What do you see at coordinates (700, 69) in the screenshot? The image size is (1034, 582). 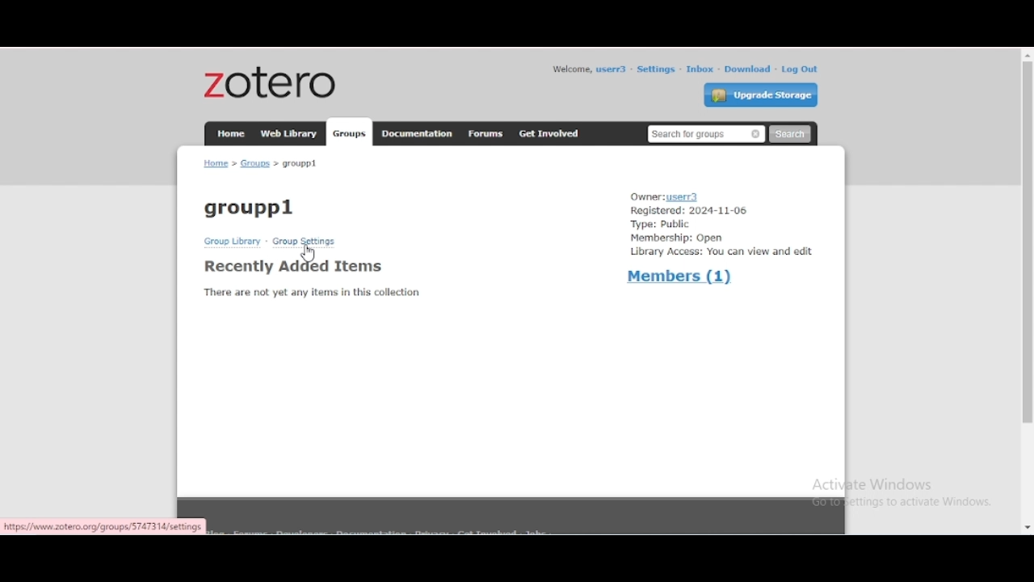 I see `inbox` at bounding box center [700, 69].